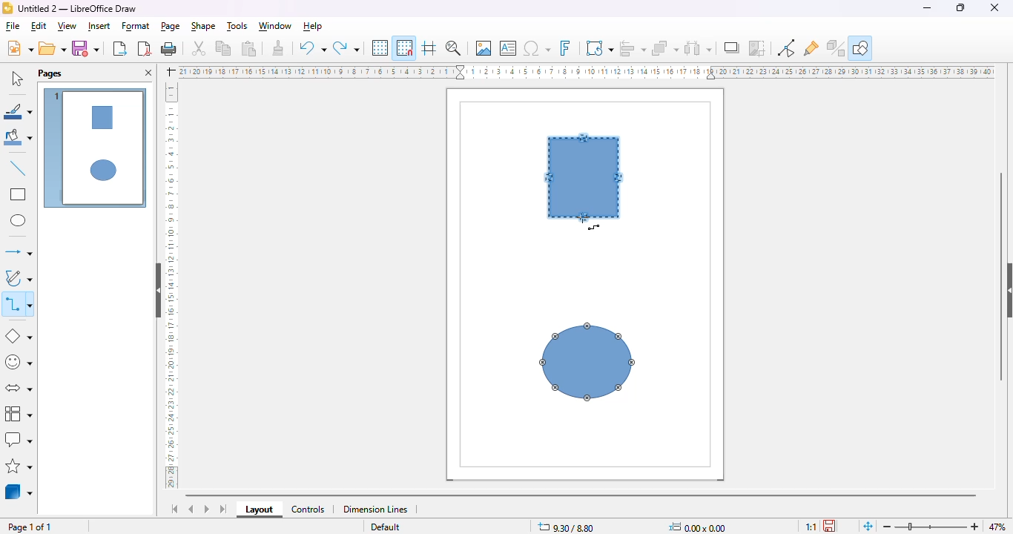 The height and width of the screenshot is (534, 1013). What do you see at coordinates (53, 47) in the screenshot?
I see `open` at bounding box center [53, 47].